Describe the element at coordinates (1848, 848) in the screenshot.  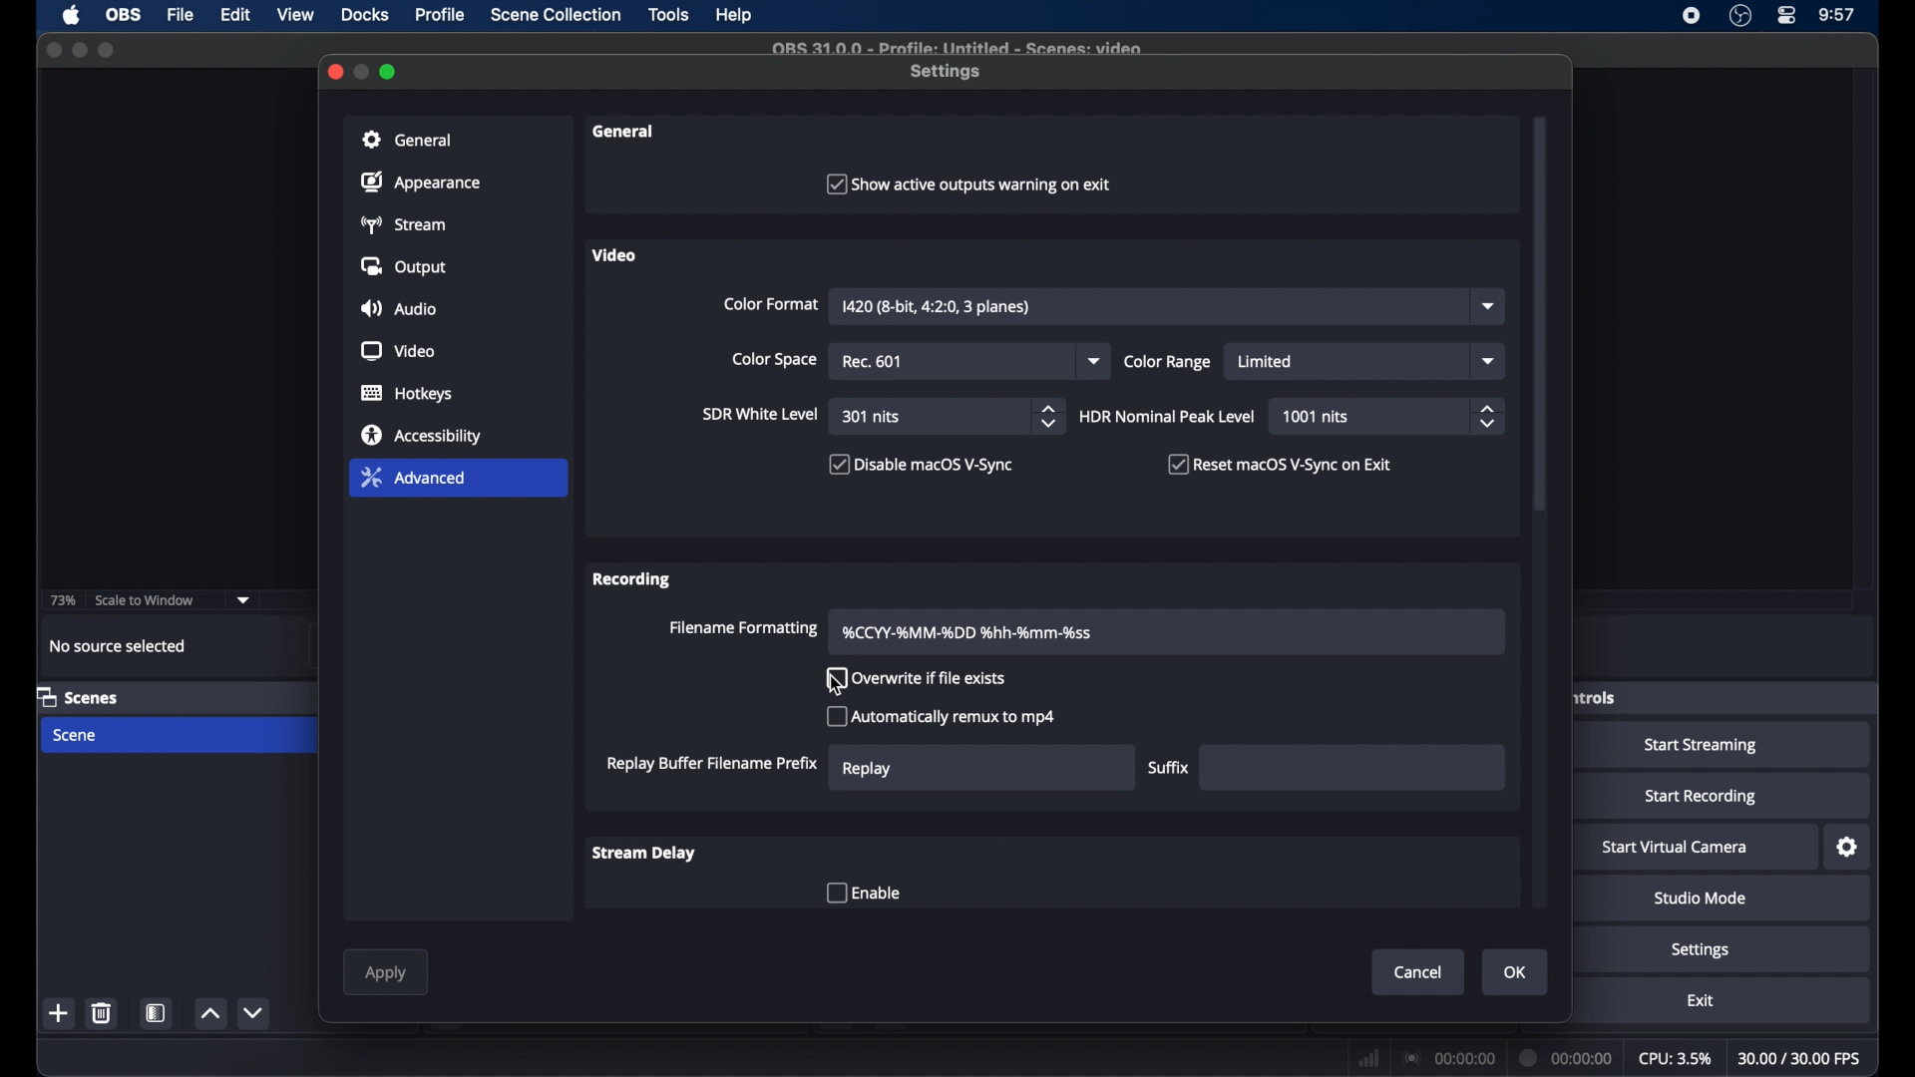
I see `settings` at that location.